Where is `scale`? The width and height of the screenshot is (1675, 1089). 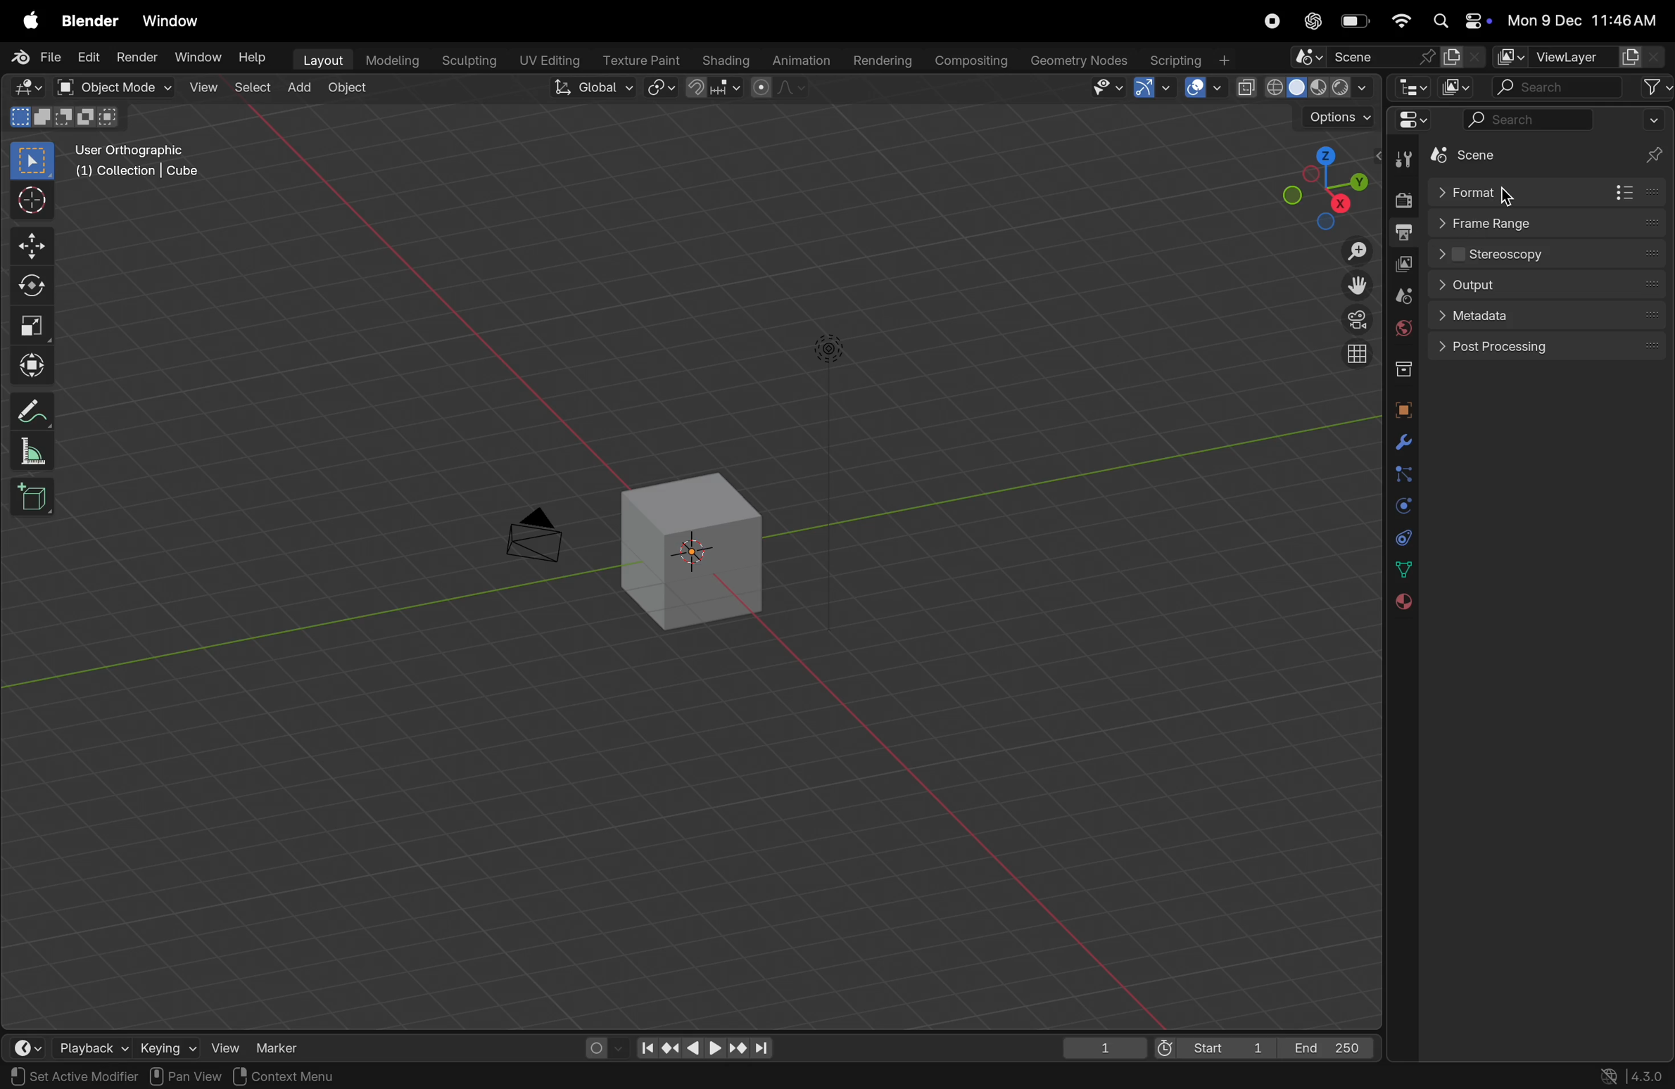 scale is located at coordinates (30, 326).